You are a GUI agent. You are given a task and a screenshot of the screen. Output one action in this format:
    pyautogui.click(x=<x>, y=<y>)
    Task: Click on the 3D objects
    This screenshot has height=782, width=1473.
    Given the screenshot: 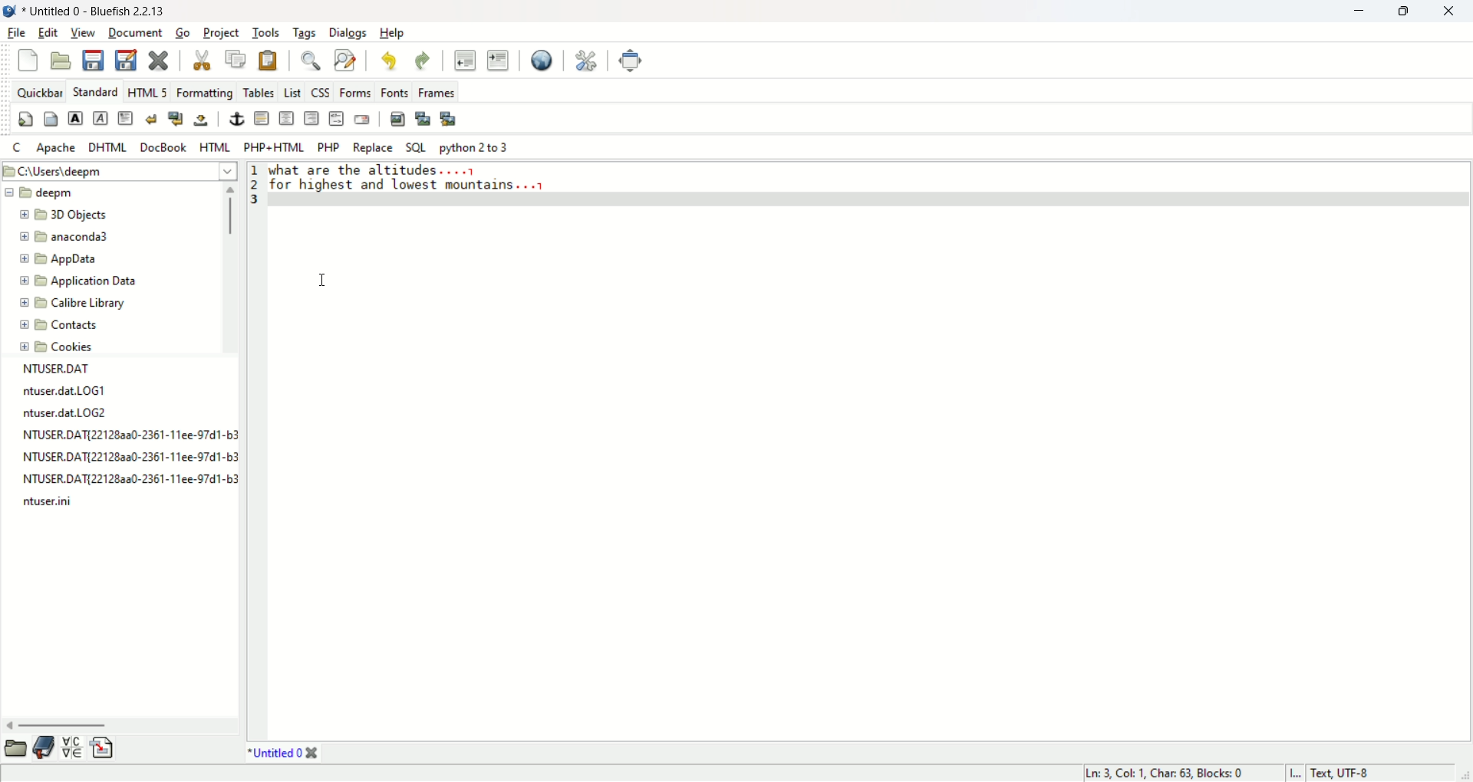 What is the action you would take?
    pyautogui.click(x=64, y=215)
    